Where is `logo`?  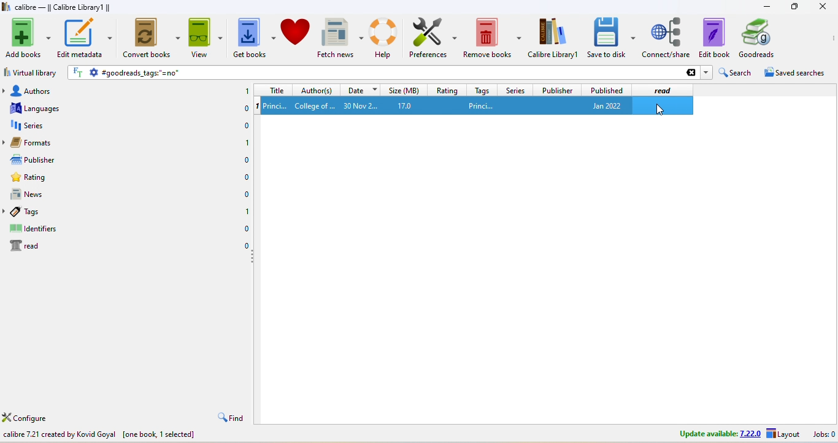
logo is located at coordinates (6, 6).